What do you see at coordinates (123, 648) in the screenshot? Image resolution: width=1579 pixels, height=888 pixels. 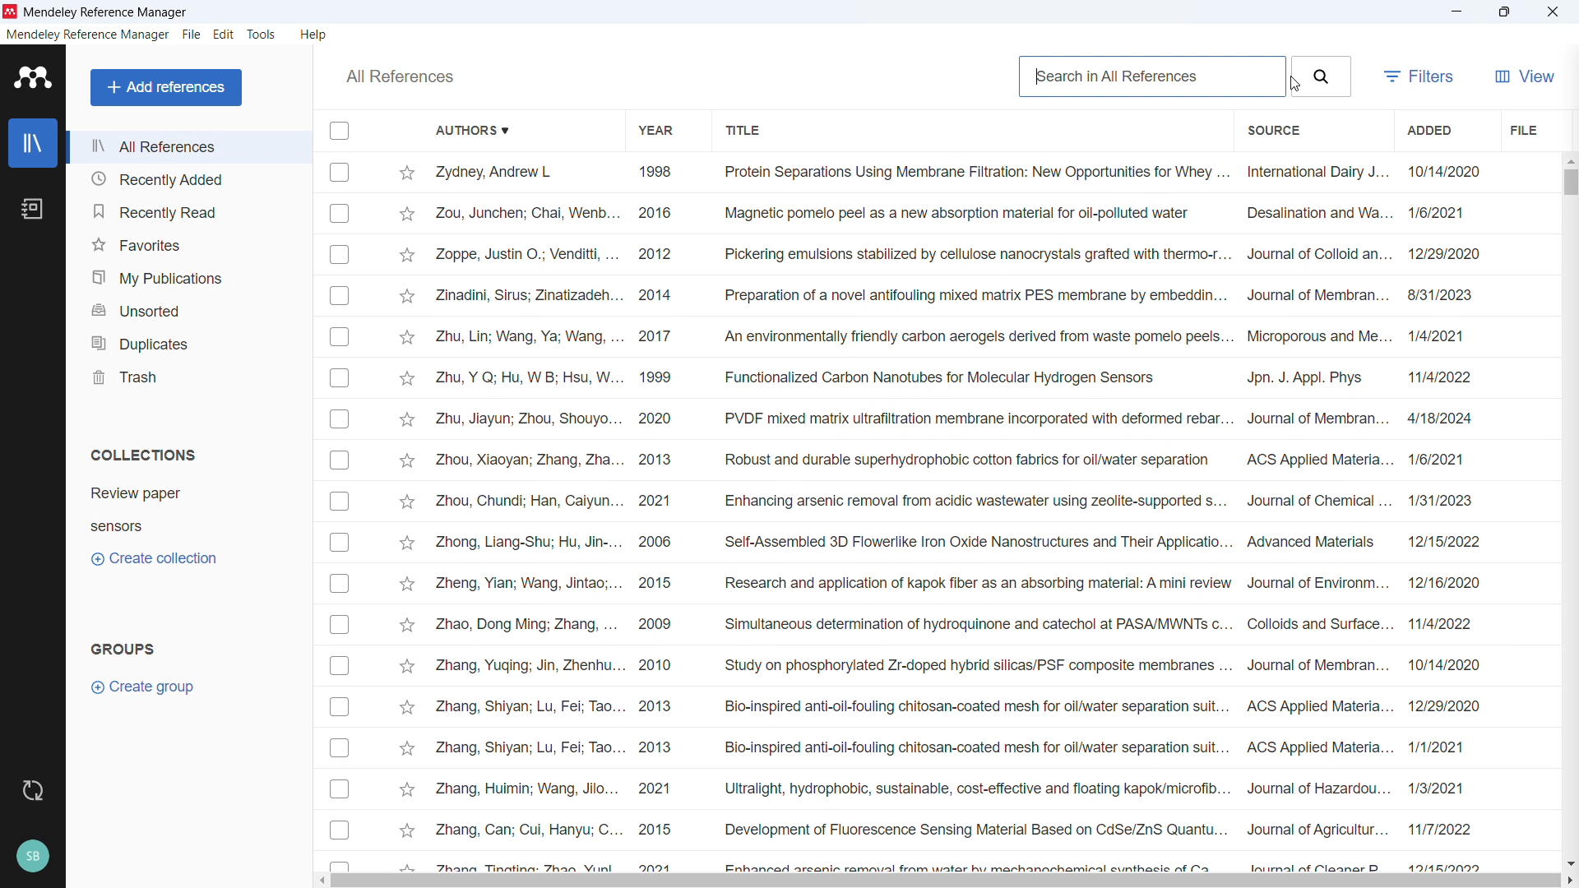 I see `Groups ` at bounding box center [123, 648].